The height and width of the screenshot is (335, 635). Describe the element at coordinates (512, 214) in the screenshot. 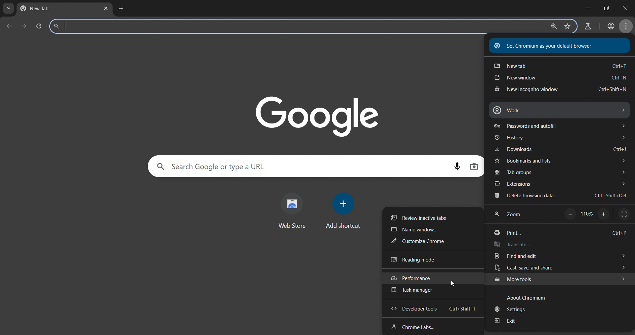

I see `zoom` at that location.